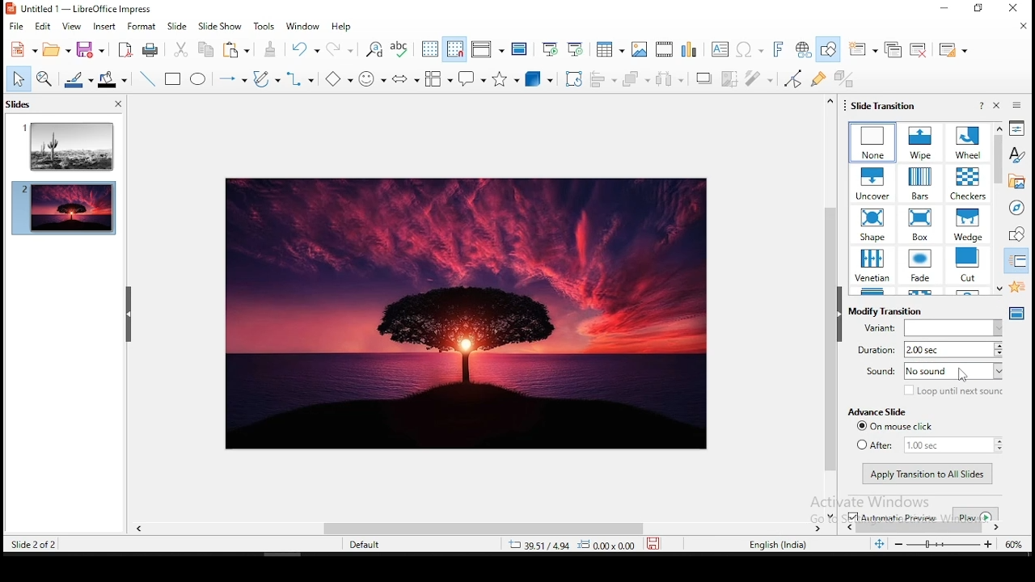 The image size is (1035, 582). I want to click on styles, so click(1016, 157).